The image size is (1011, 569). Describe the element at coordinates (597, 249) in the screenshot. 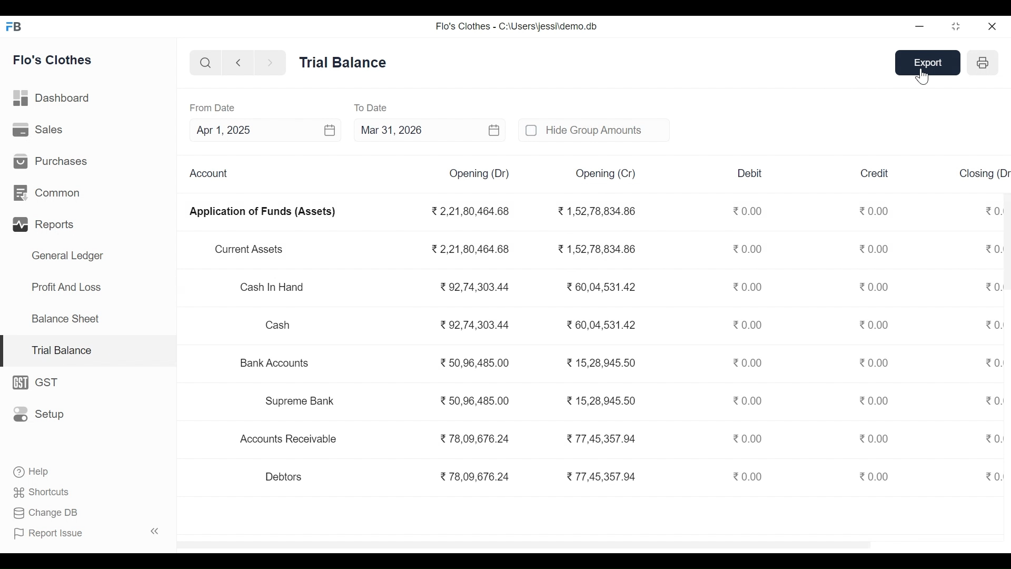

I see `1,52,78,834.86` at that location.